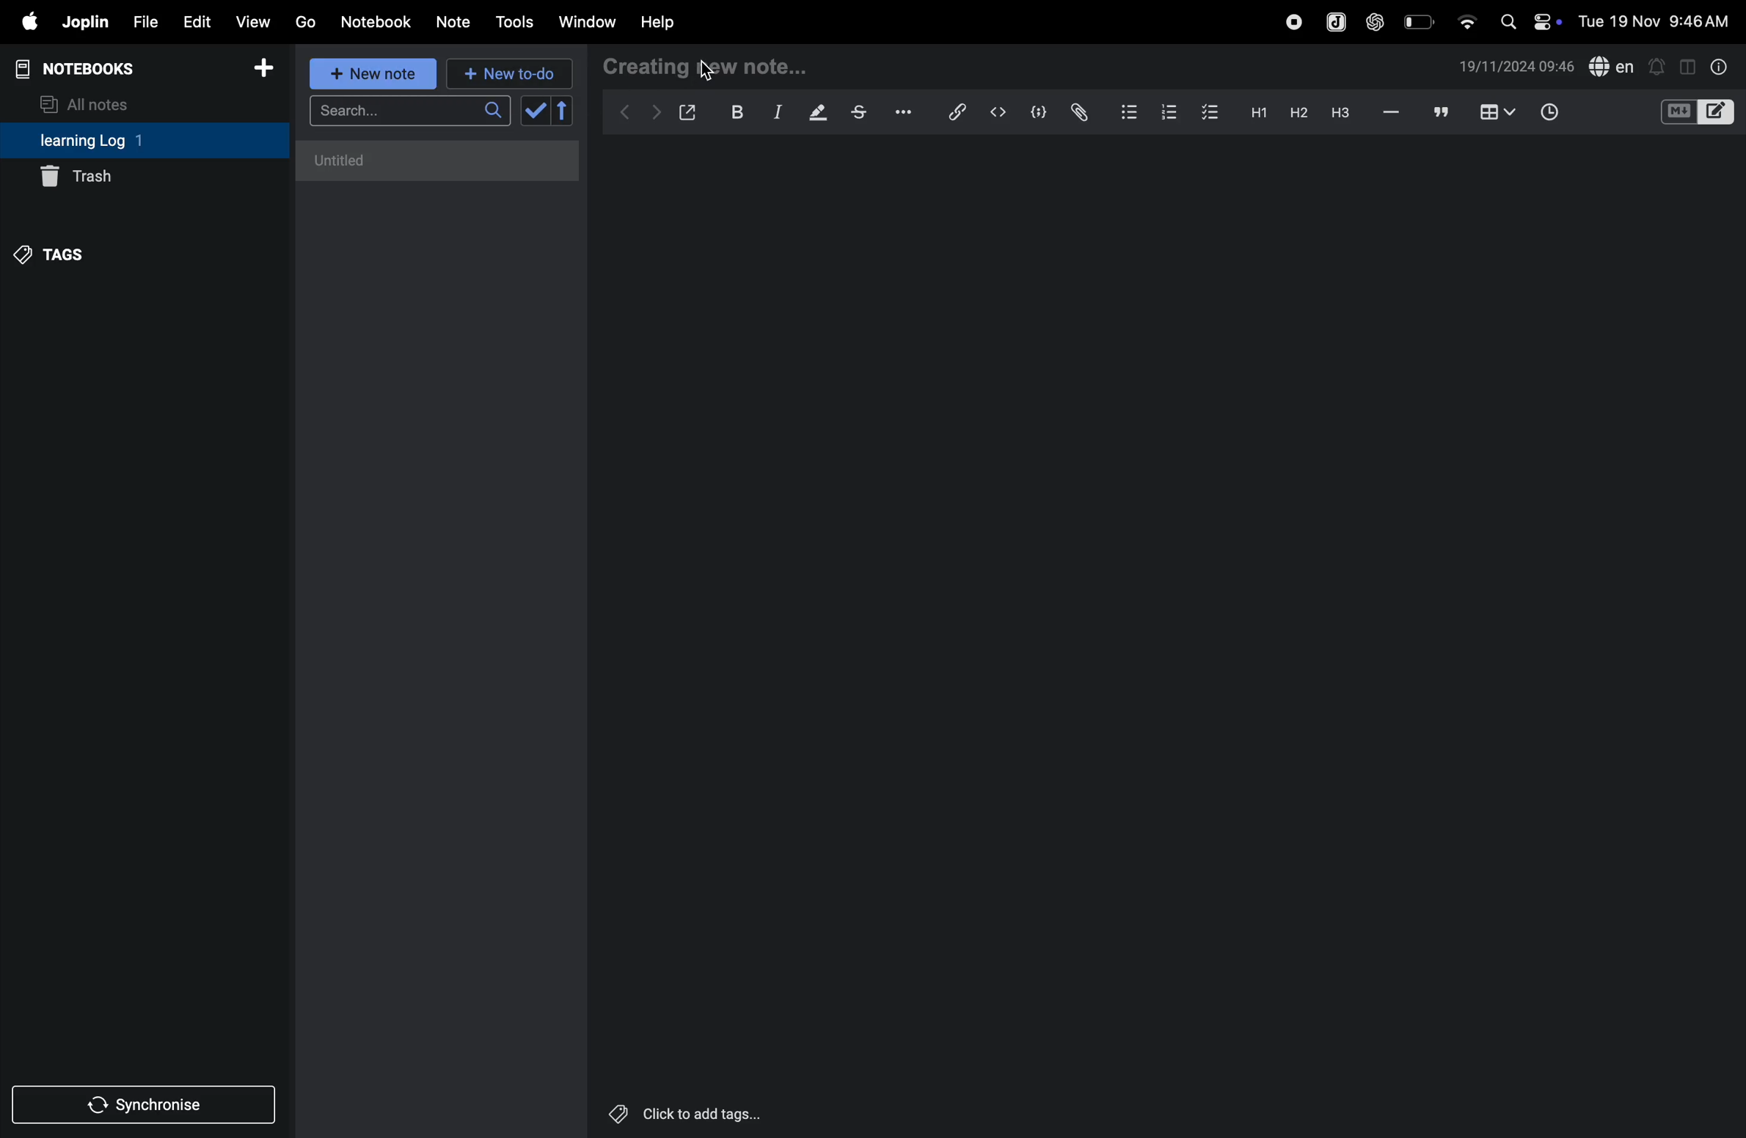 The height and width of the screenshot is (1138, 1746). What do you see at coordinates (1208, 110) in the screenshot?
I see `checkbox` at bounding box center [1208, 110].